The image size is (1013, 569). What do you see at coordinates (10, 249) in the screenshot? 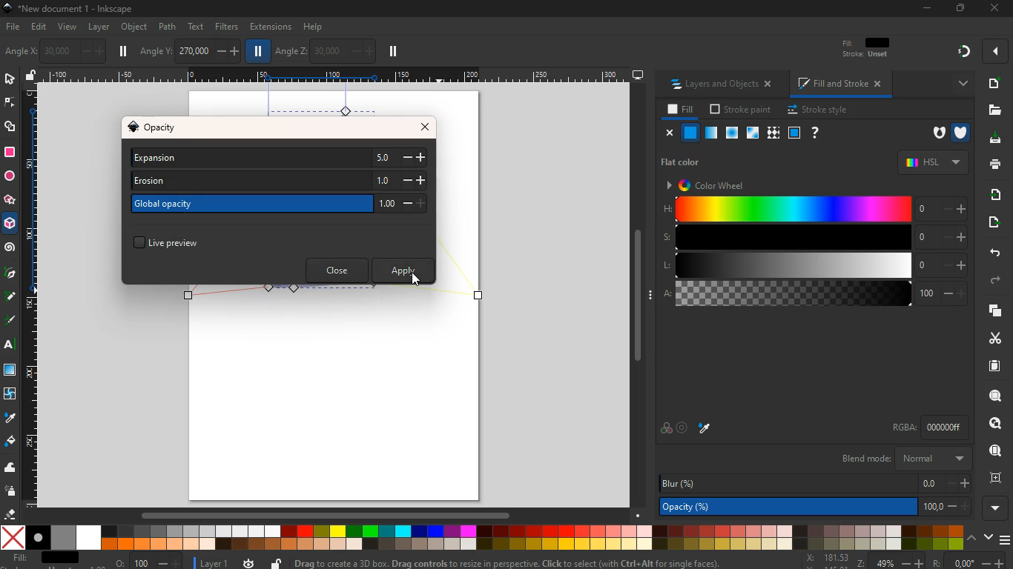
I see `spiral` at bounding box center [10, 249].